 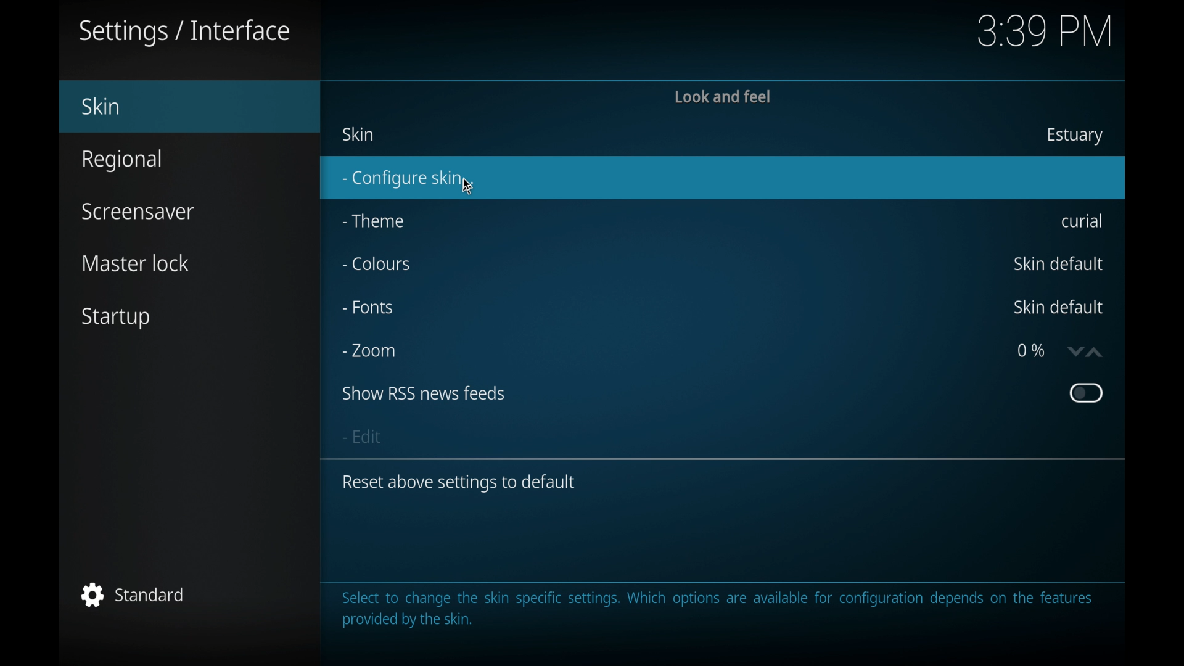 I want to click on show rss news feeds, so click(x=423, y=393).